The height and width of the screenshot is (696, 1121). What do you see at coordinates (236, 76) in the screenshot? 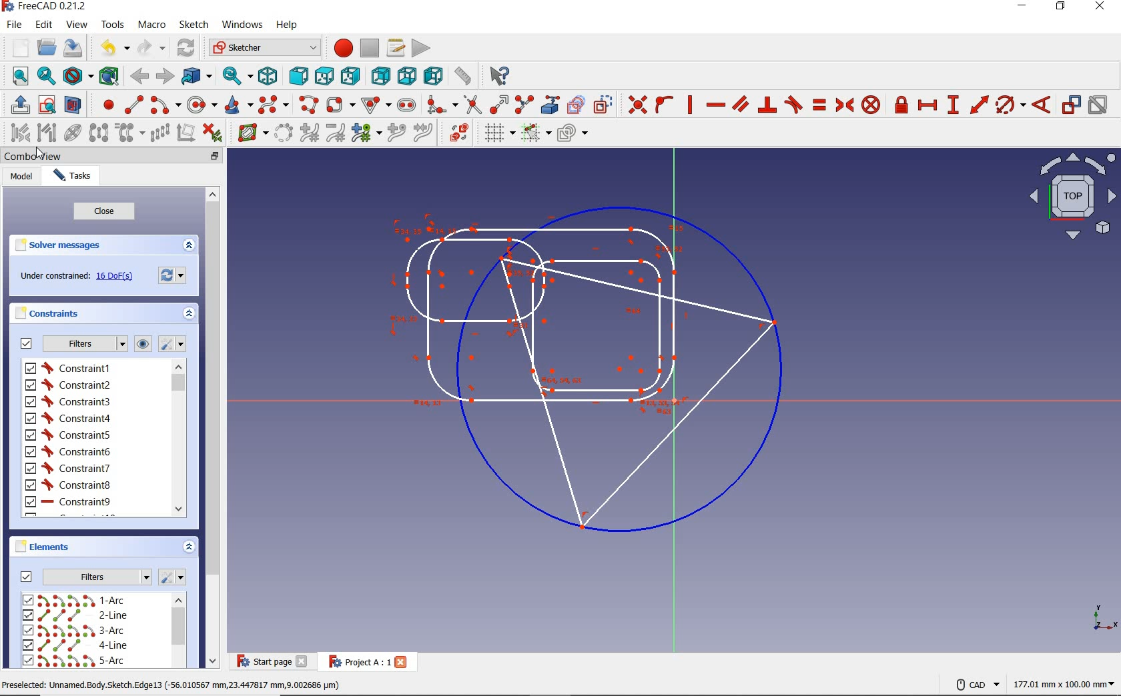
I see `sync view` at bounding box center [236, 76].